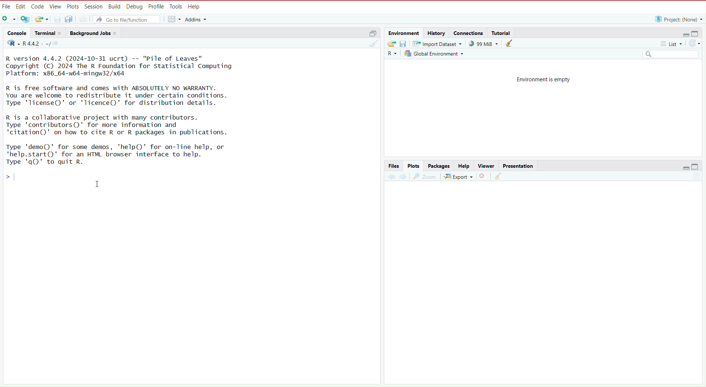 This screenshot has width=706, height=387. Describe the element at coordinates (95, 5) in the screenshot. I see `session` at that location.